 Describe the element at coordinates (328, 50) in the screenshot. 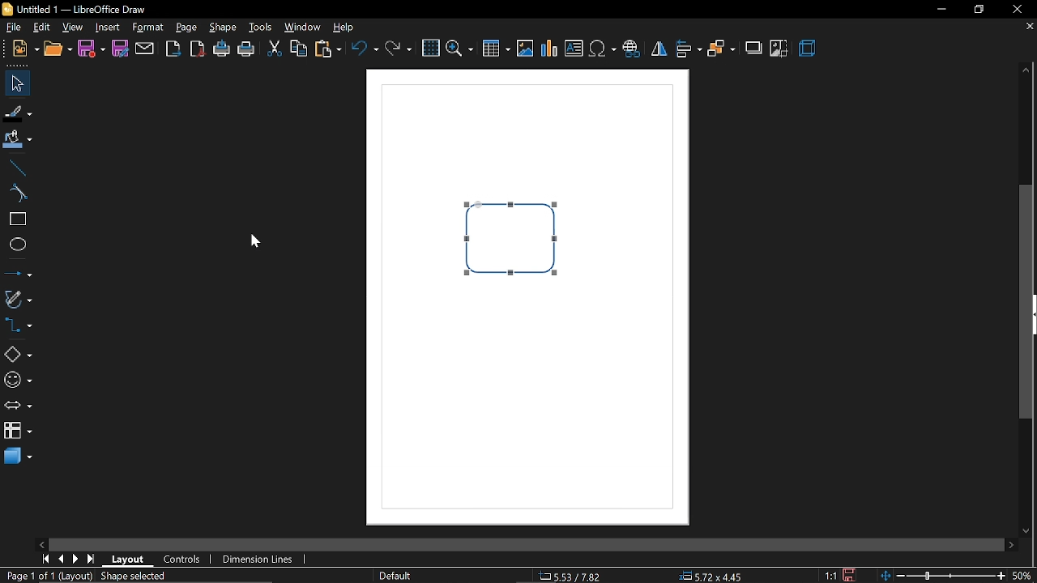

I see `paste` at that location.